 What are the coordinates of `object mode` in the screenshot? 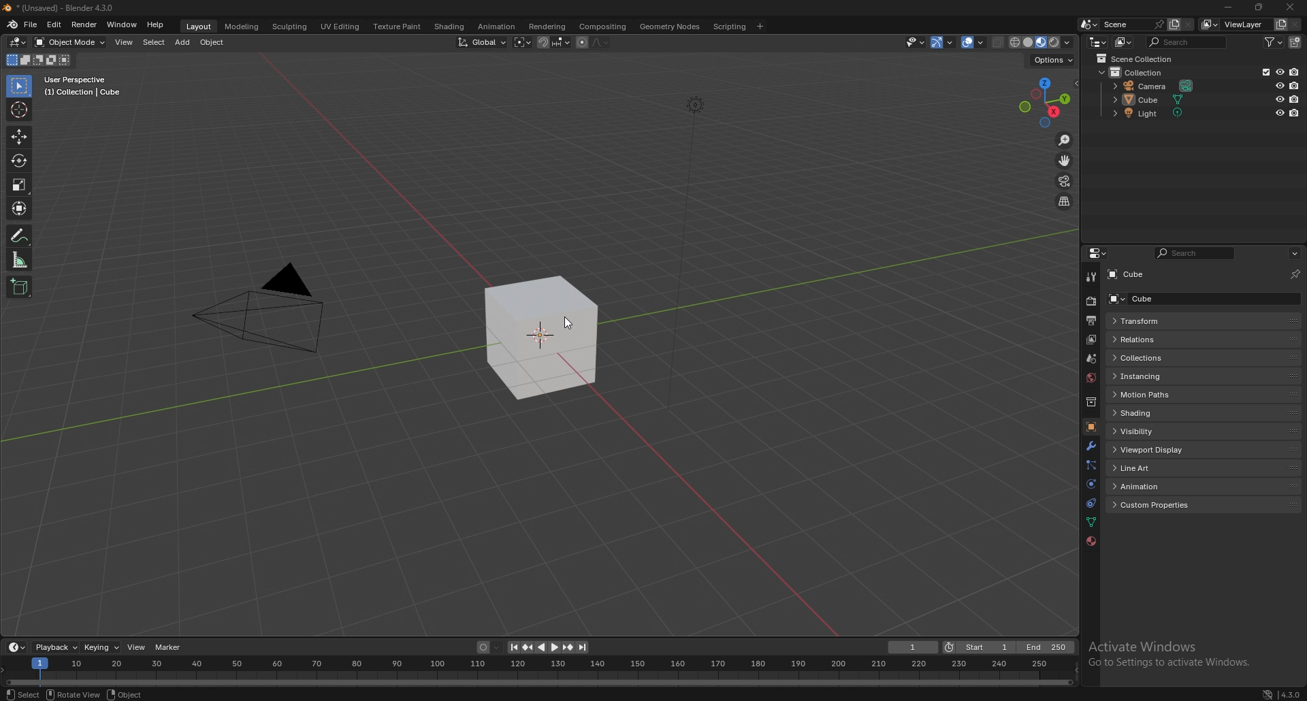 It's located at (70, 42).